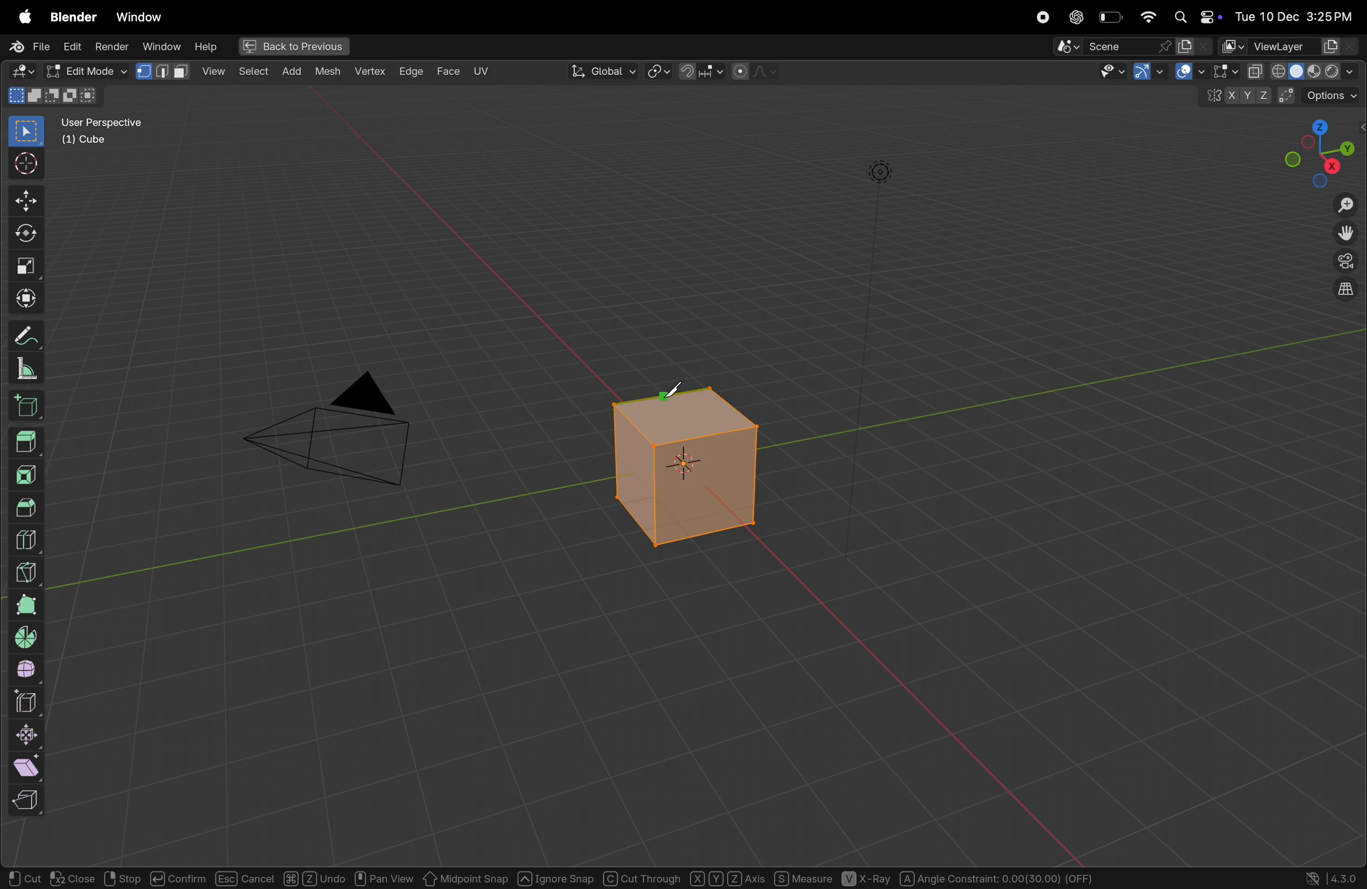  Describe the element at coordinates (22, 299) in the screenshot. I see `transform` at that location.